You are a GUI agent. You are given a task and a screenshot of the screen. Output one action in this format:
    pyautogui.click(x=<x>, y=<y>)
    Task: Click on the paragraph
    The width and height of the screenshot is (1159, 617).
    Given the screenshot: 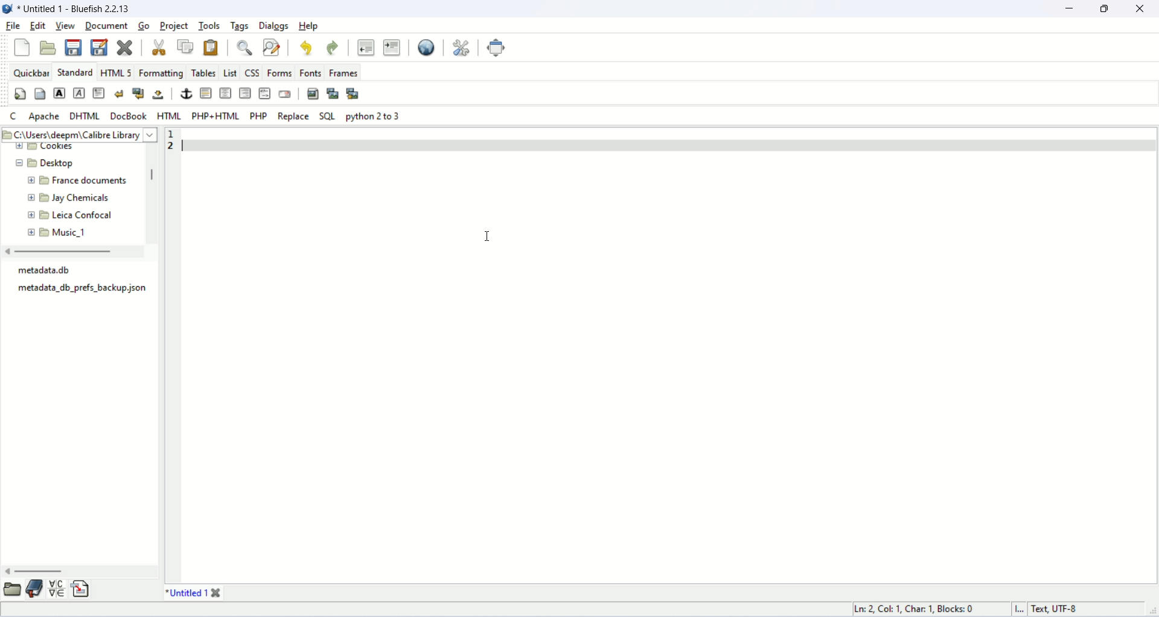 What is the action you would take?
    pyautogui.click(x=98, y=93)
    